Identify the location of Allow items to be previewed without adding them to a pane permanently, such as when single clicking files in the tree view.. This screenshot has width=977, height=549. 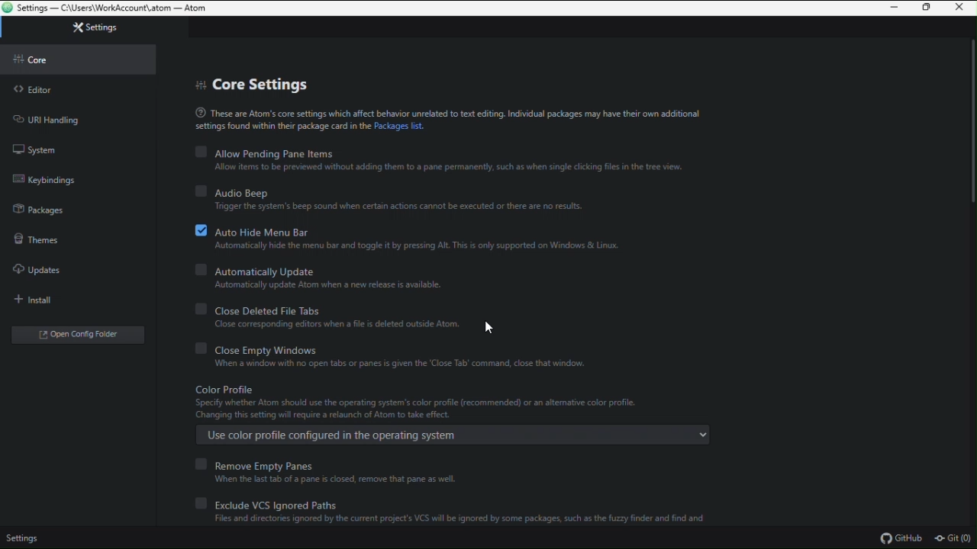
(443, 167).